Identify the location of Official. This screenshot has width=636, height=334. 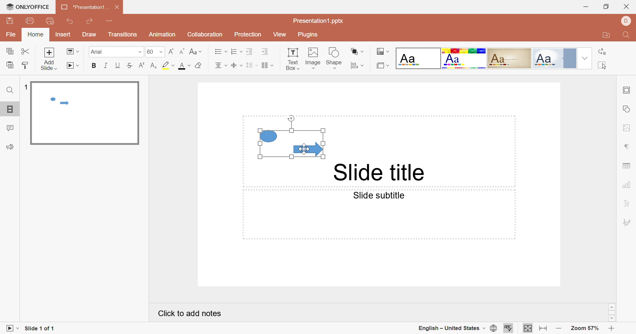
(554, 58).